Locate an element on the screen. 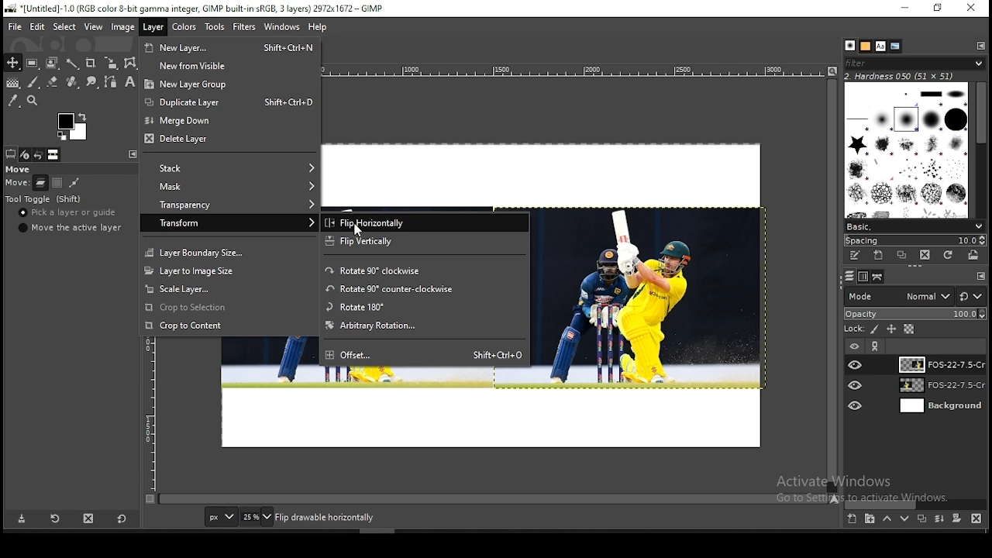 This screenshot has width=992, height=558. filters is located at coordinates (245, 27).